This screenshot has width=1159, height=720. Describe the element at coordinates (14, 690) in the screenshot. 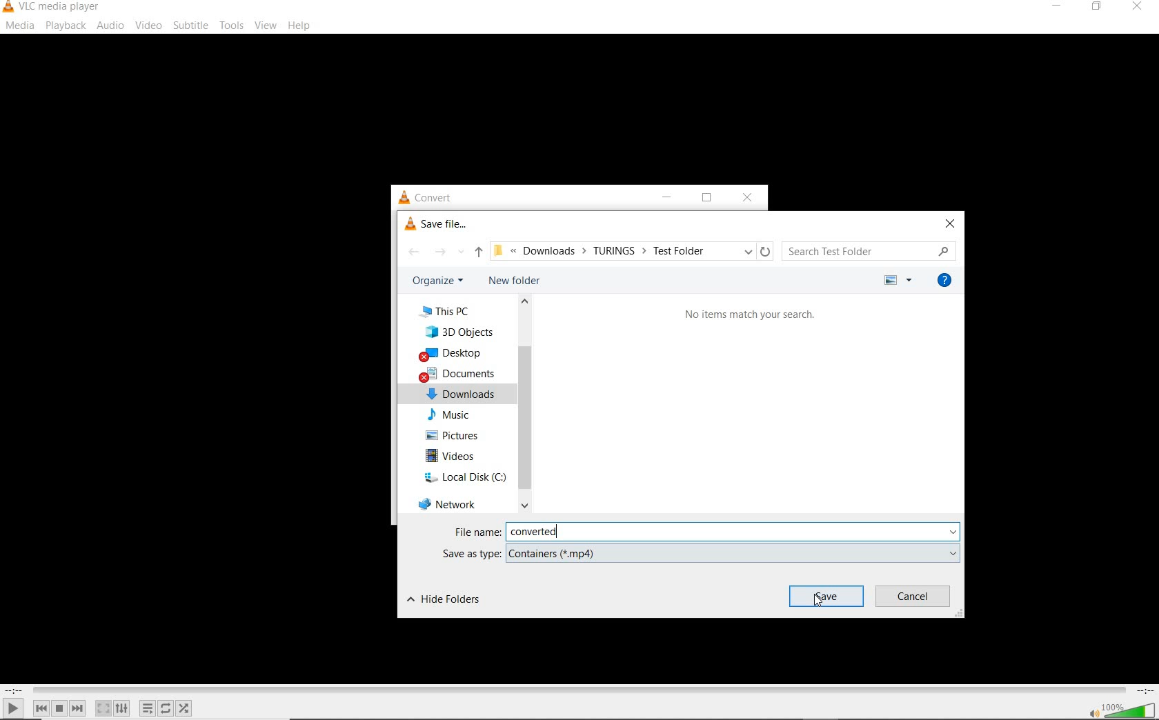

I see `elapsed time` at that location.